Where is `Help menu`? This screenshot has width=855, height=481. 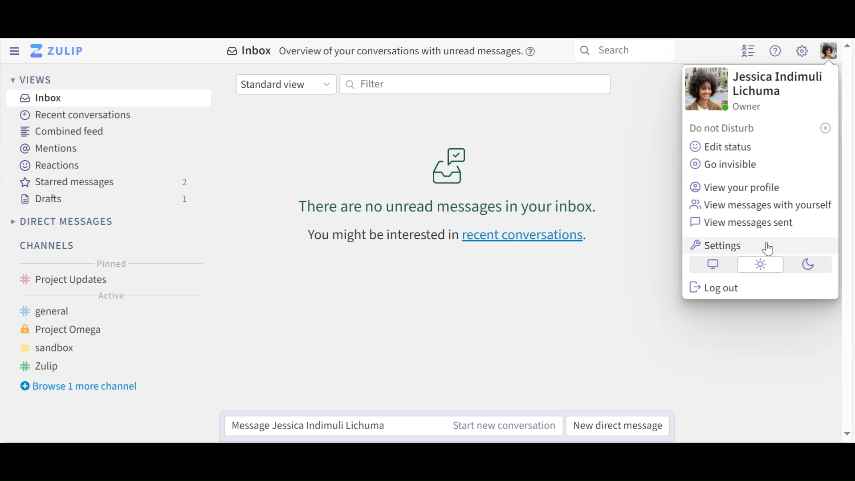 Help menu is located at coordinates (776, 51).